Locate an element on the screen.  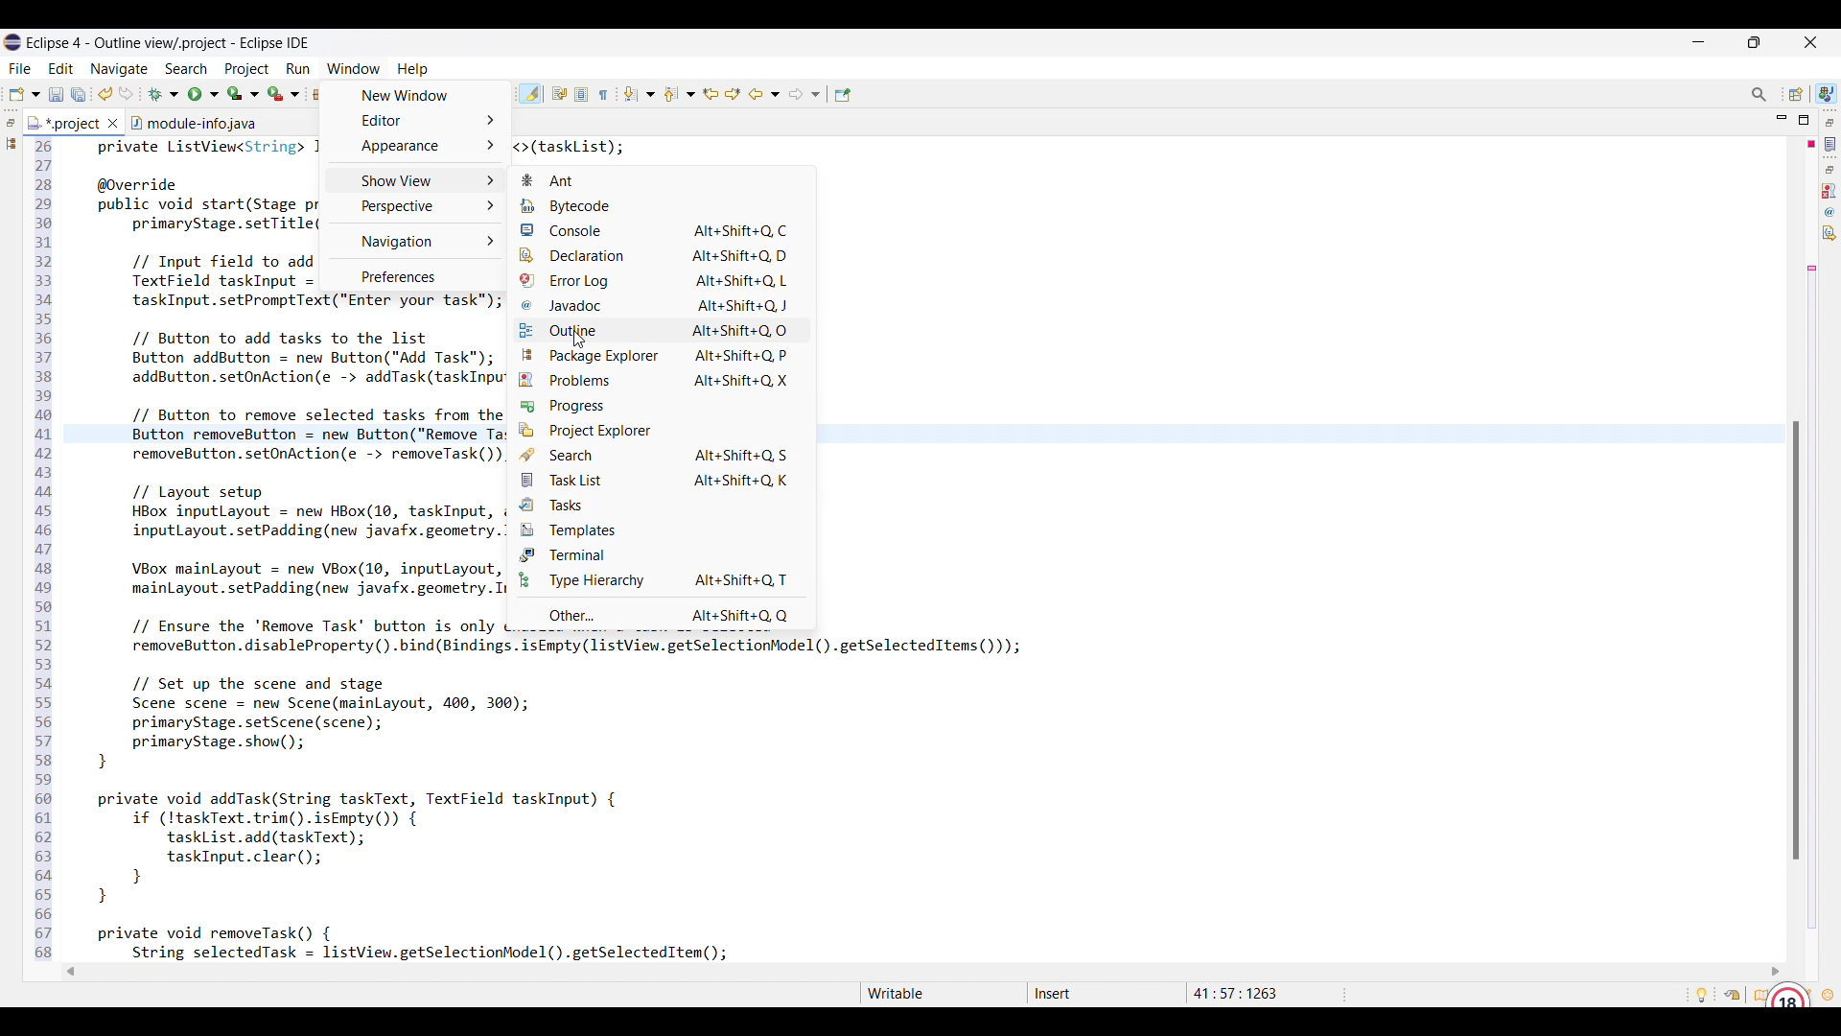
Javadoc is located at coordinates (1830, 212).